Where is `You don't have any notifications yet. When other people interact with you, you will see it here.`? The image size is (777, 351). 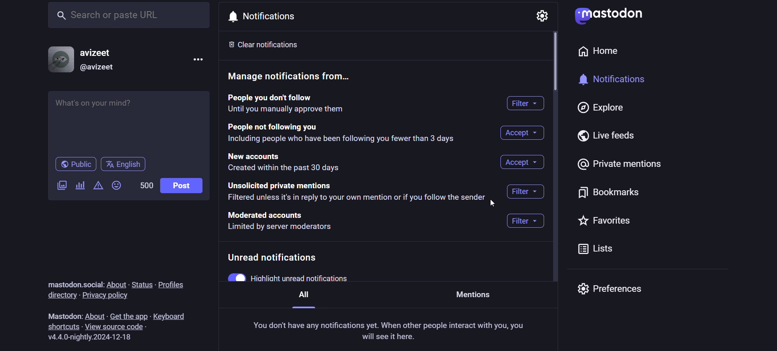 You don't have any notifications yet. When other people interact with you, you will see it here. is located at coordinates (393, 331).